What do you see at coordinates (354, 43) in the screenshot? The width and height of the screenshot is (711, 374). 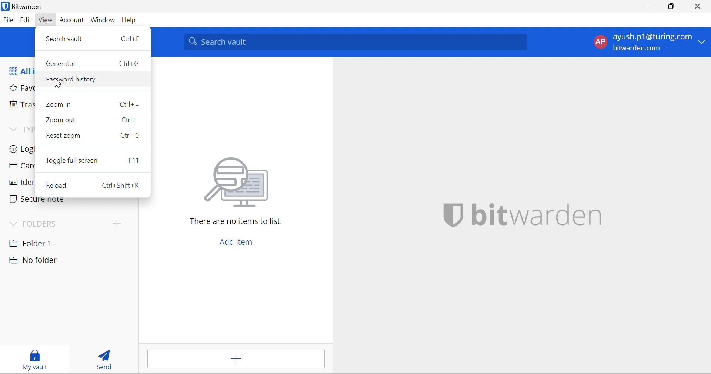 I see `Search vault` at bounding box center [354, 43].